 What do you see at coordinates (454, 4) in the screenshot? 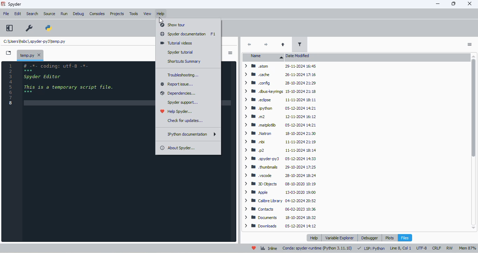
I see `maximize` at bounding box center [454, 4].